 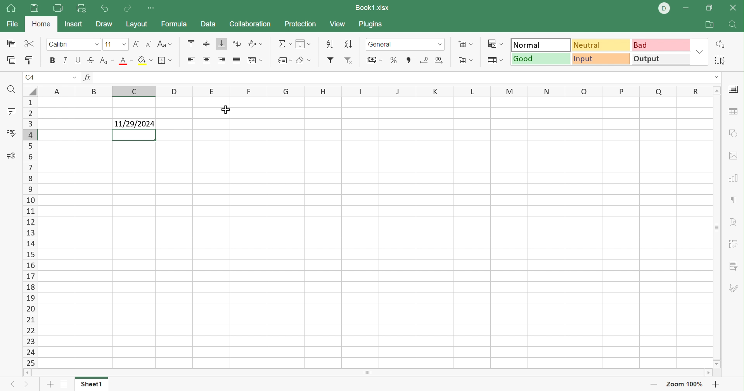 What do you see at coordinates (228, 110) in the screenshot?
I see `Cursor` at bounding box center [228, 110].